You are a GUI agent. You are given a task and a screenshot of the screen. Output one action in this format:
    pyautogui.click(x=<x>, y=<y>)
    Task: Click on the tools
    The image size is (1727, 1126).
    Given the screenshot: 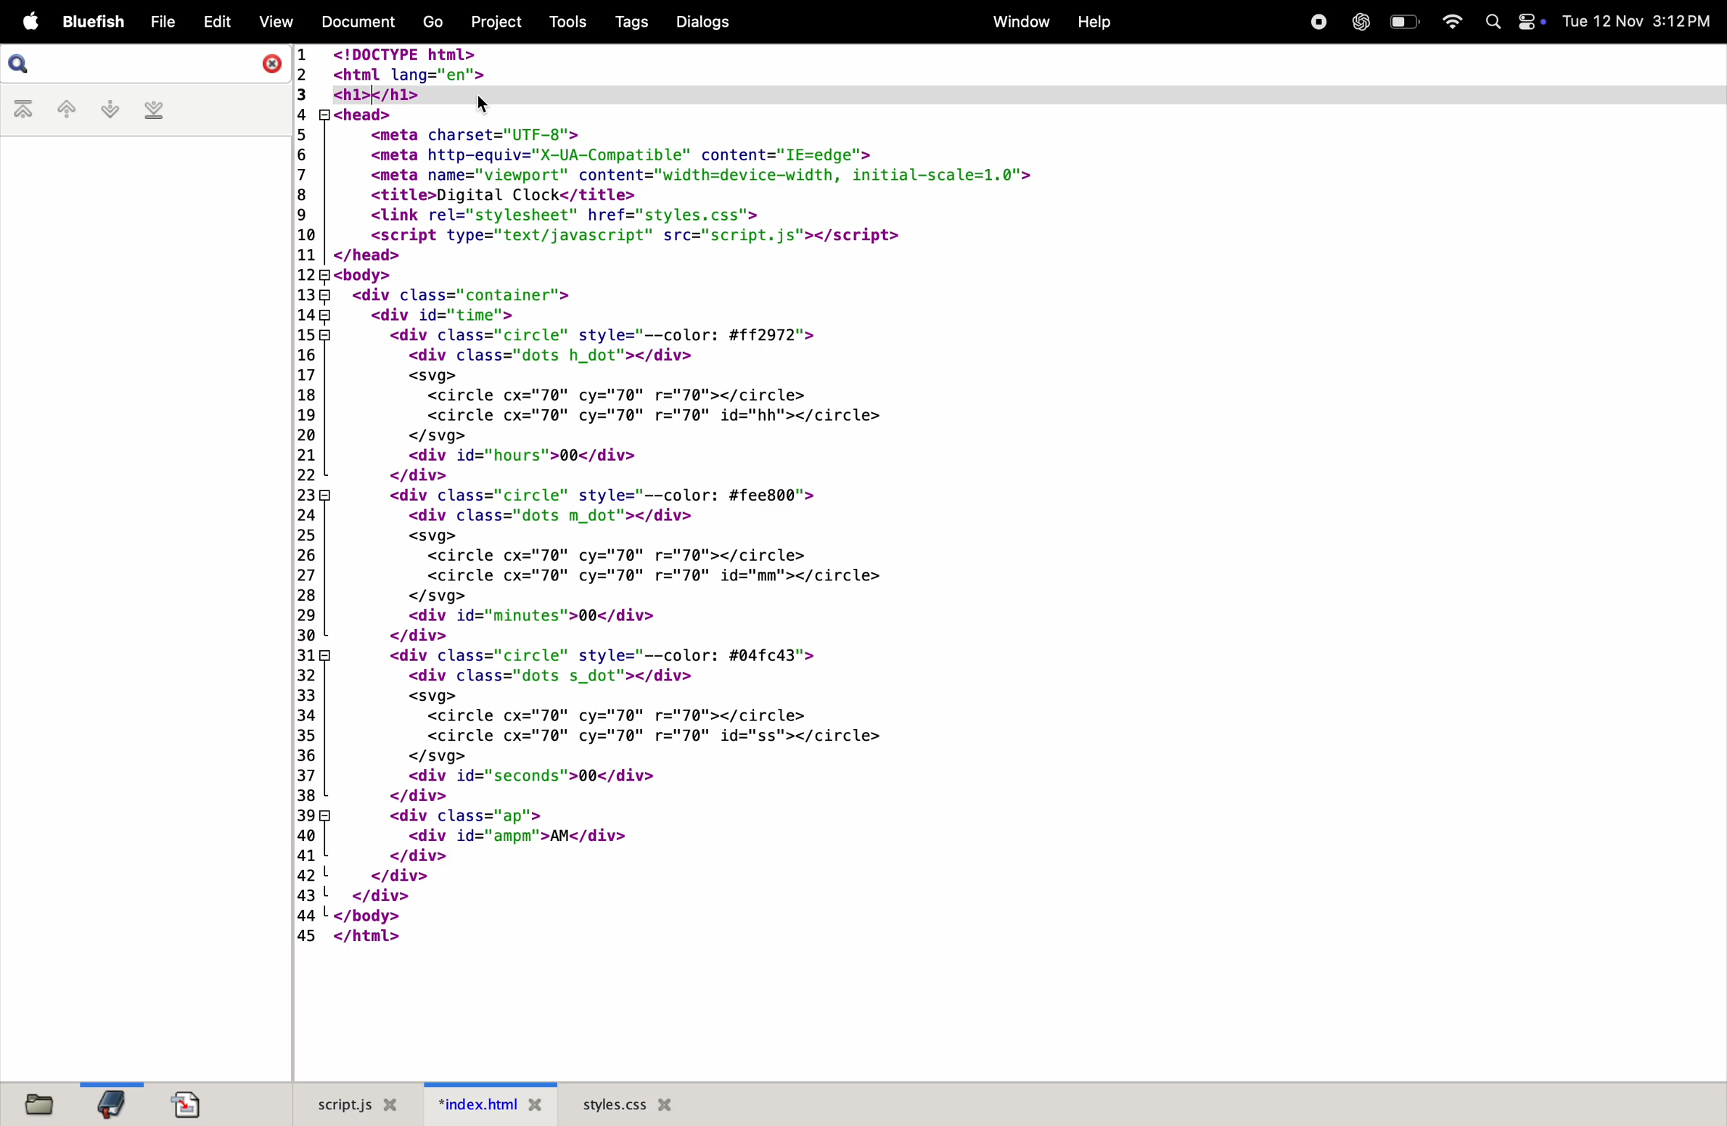 What is the action you would take?
    pyautogui.click(x=562, y=21)
    